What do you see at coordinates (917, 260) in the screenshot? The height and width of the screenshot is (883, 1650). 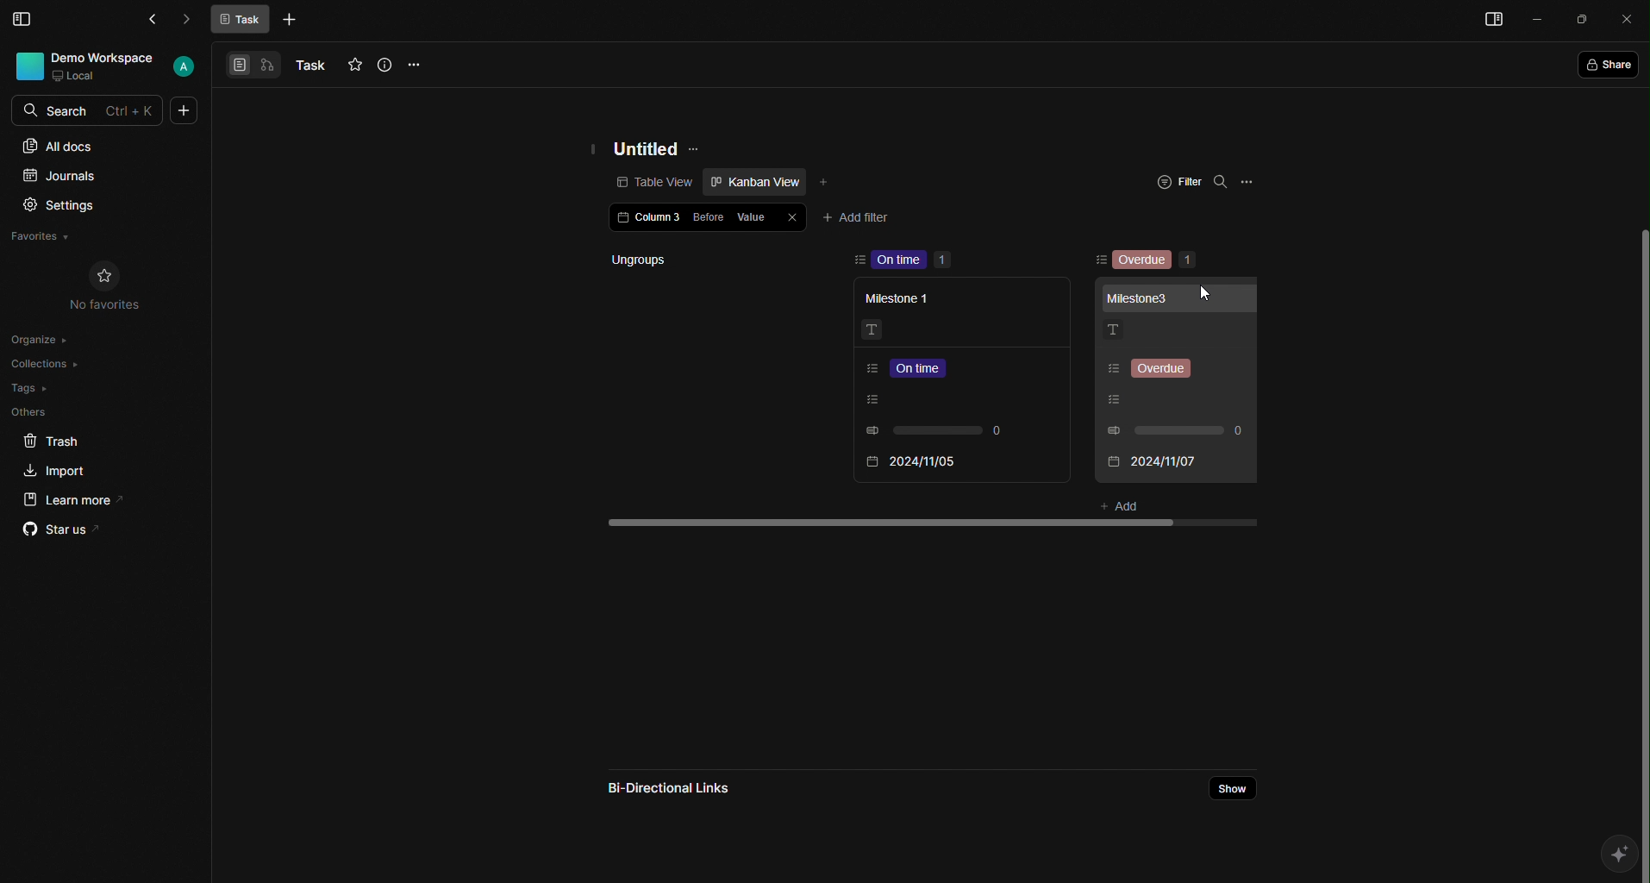 I see `On time` at bounding box center [917, 260].